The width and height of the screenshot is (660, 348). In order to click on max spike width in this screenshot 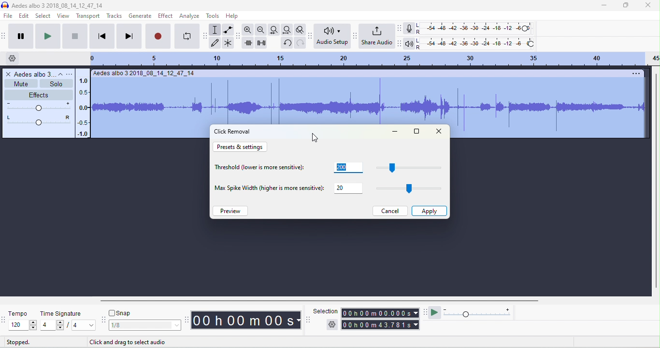, I will do `click(271, 187)`.